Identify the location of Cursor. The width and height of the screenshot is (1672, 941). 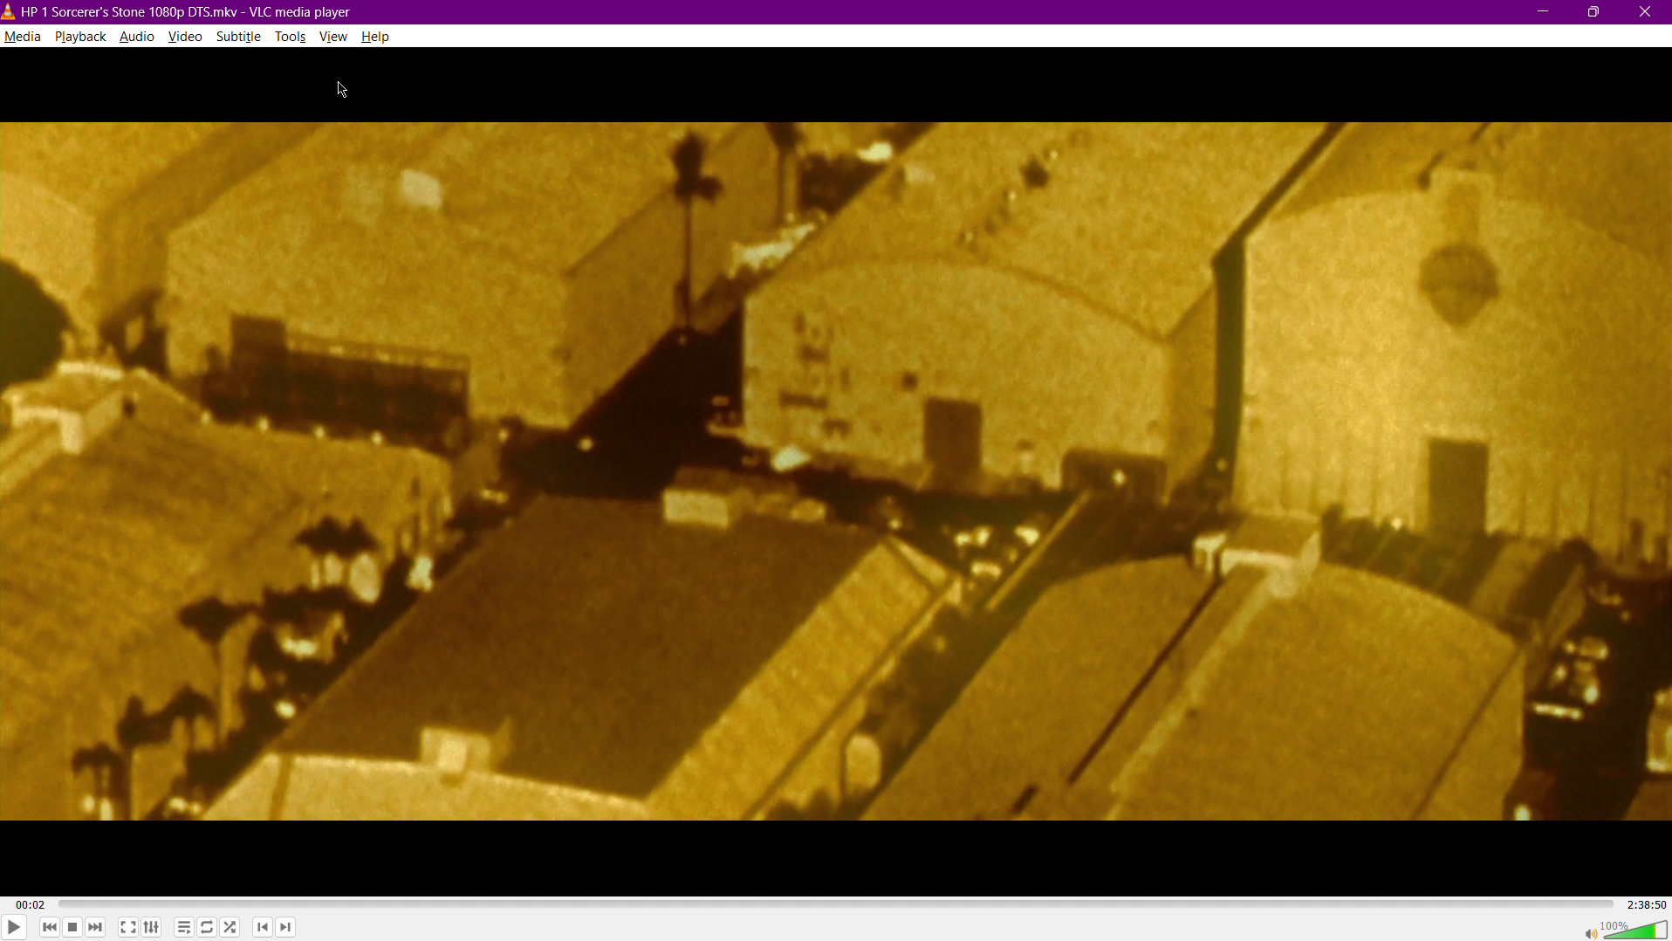
(346, 92).